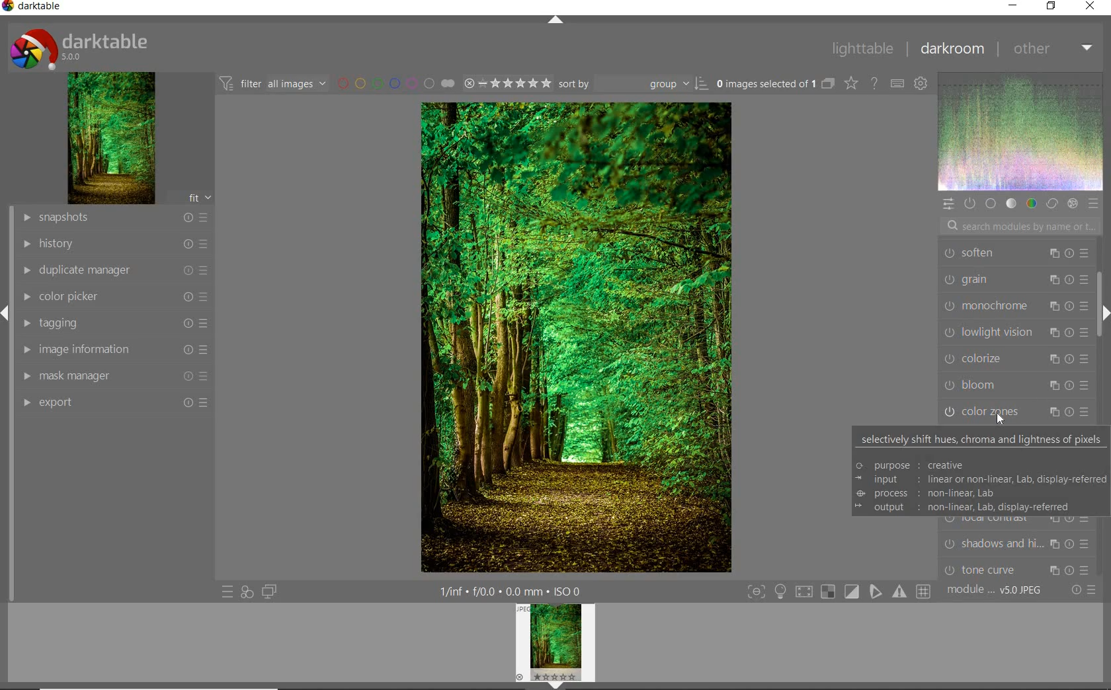 The height and width of the screenshot is (690, 1111). Describe the element at coordinates (112, 245) in the screenshot. I see `HISTORY` at that location.